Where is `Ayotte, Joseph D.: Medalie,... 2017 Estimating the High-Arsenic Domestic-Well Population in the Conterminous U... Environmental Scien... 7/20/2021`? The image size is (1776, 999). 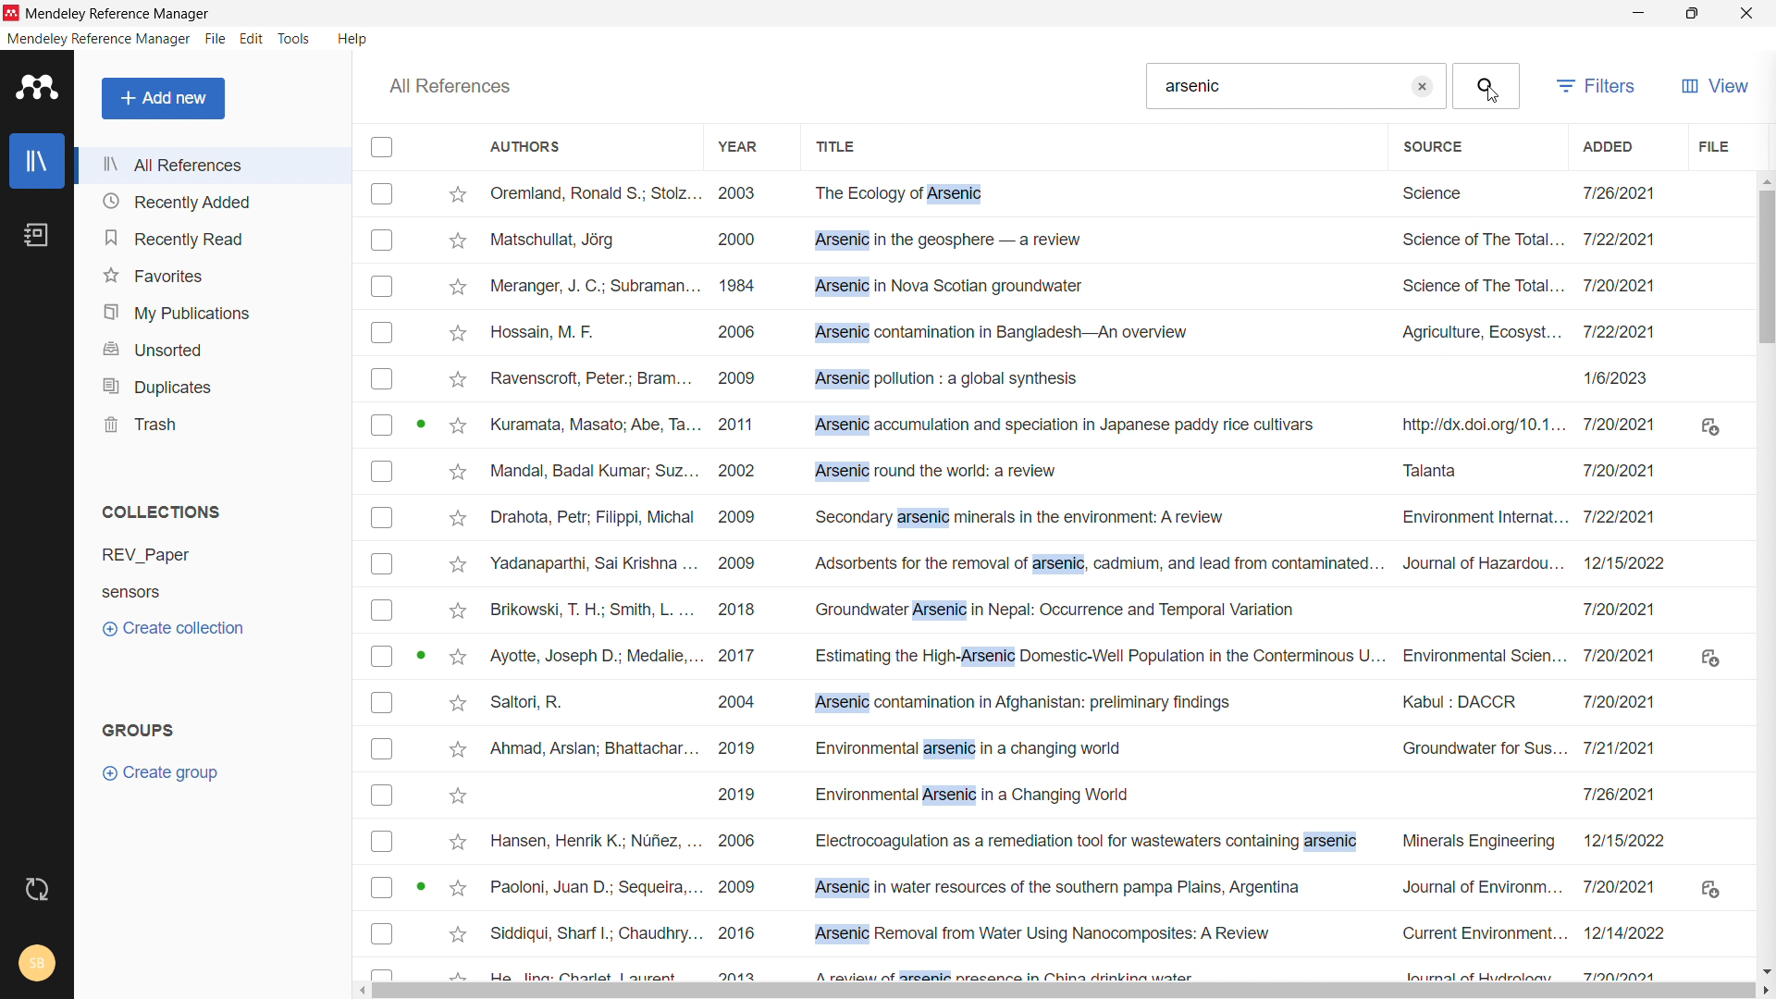
Ayotte, Joseph D.: Medalie,... 2017 Estimating the High-Arsenic Domestic-Well Population in the Conterminous U... Environmental Scien... 7/20/2021 is located at coordinates (1075, 654).